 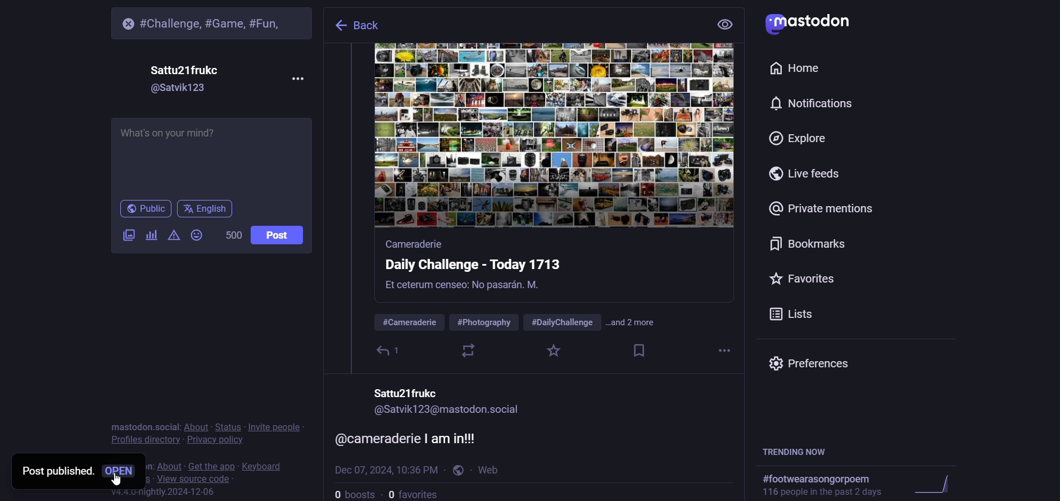 I want to click on Cameraderie
Daily Challenge - Today 1713
Et ceterum censeo: No pasaran. M., so click(x=482, y=268).